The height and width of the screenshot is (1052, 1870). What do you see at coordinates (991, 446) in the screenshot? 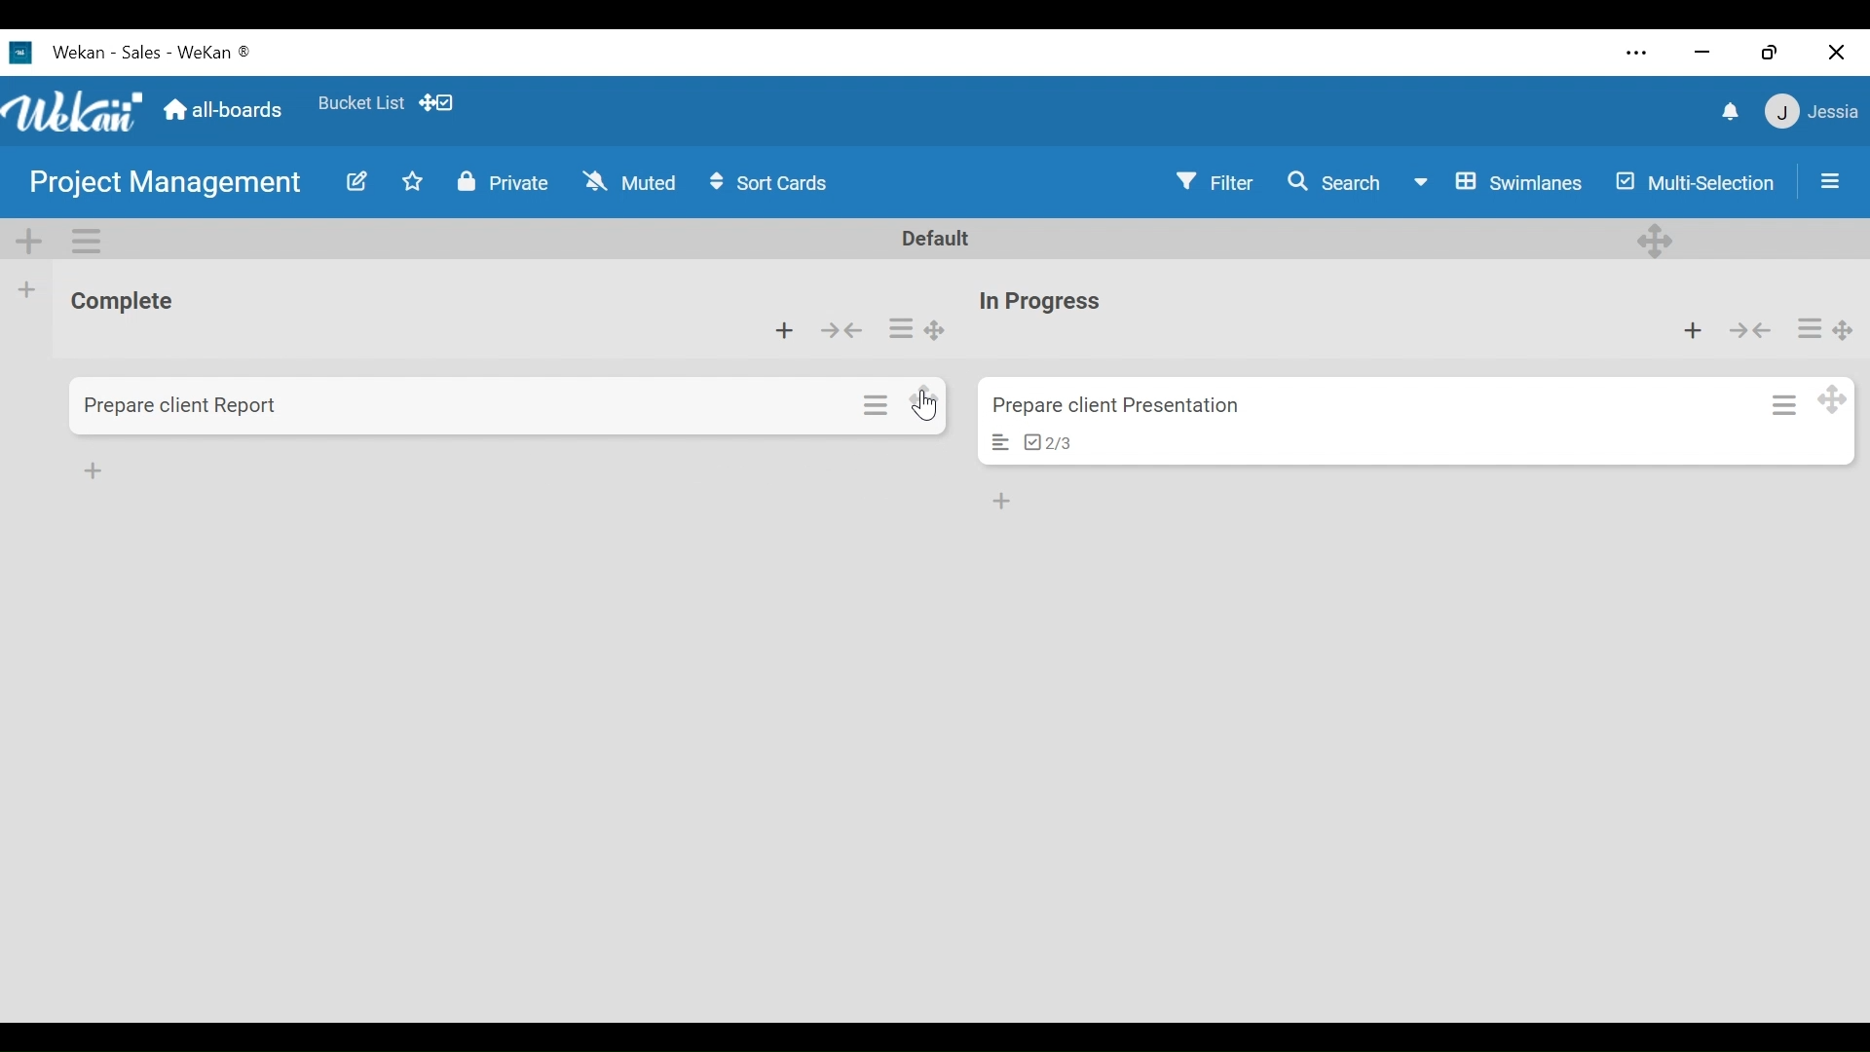
I see `card description` at bounding box center [991, 446].